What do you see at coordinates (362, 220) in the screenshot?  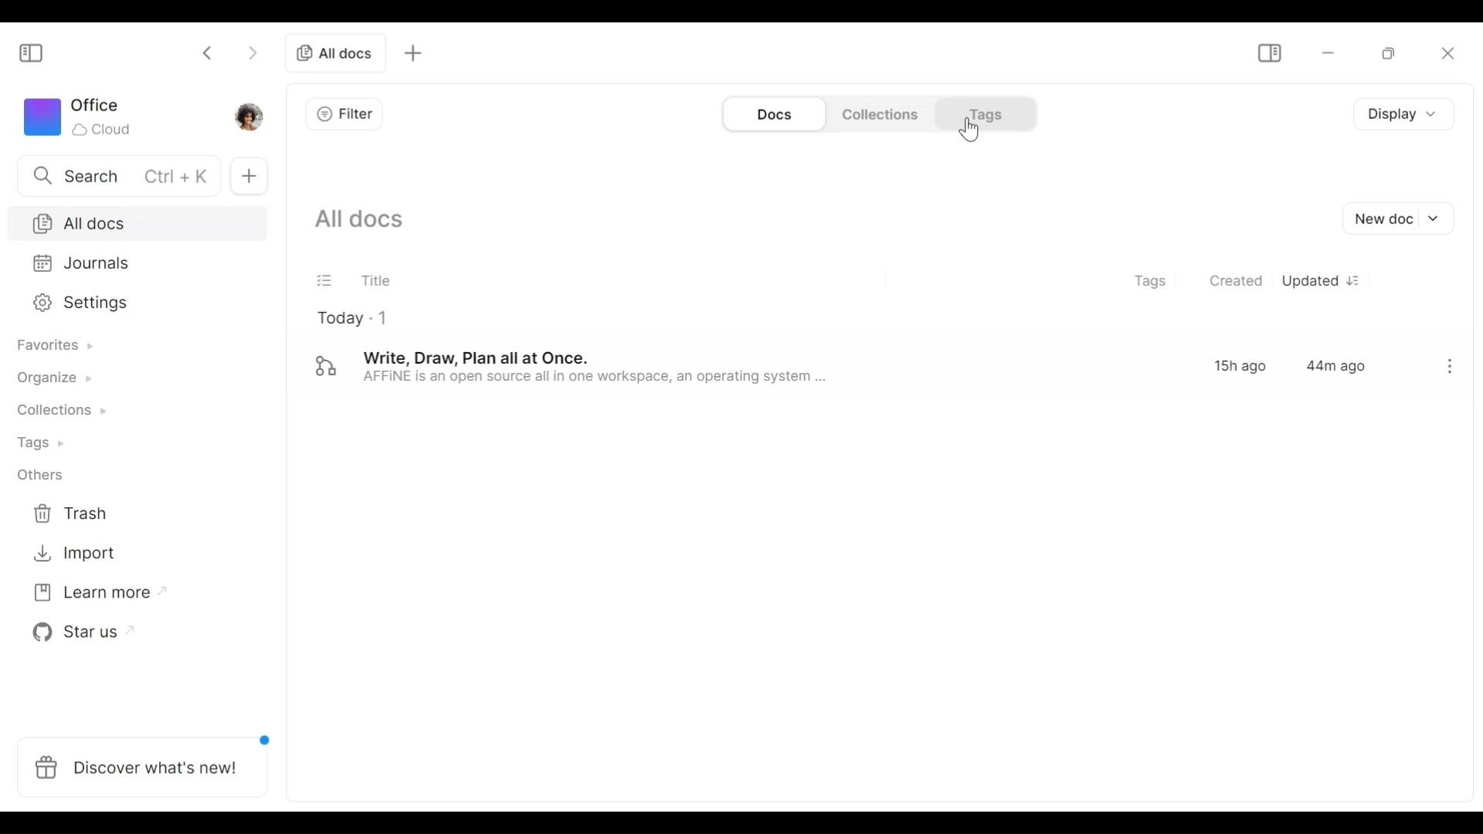 I see `Show all documents` at bounding box center [362, 220].